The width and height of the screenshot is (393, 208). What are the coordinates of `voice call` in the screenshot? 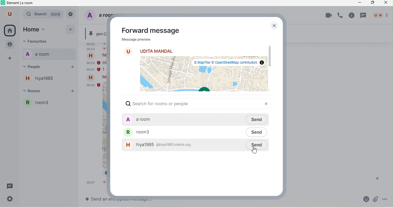 It's located at (341, 16).